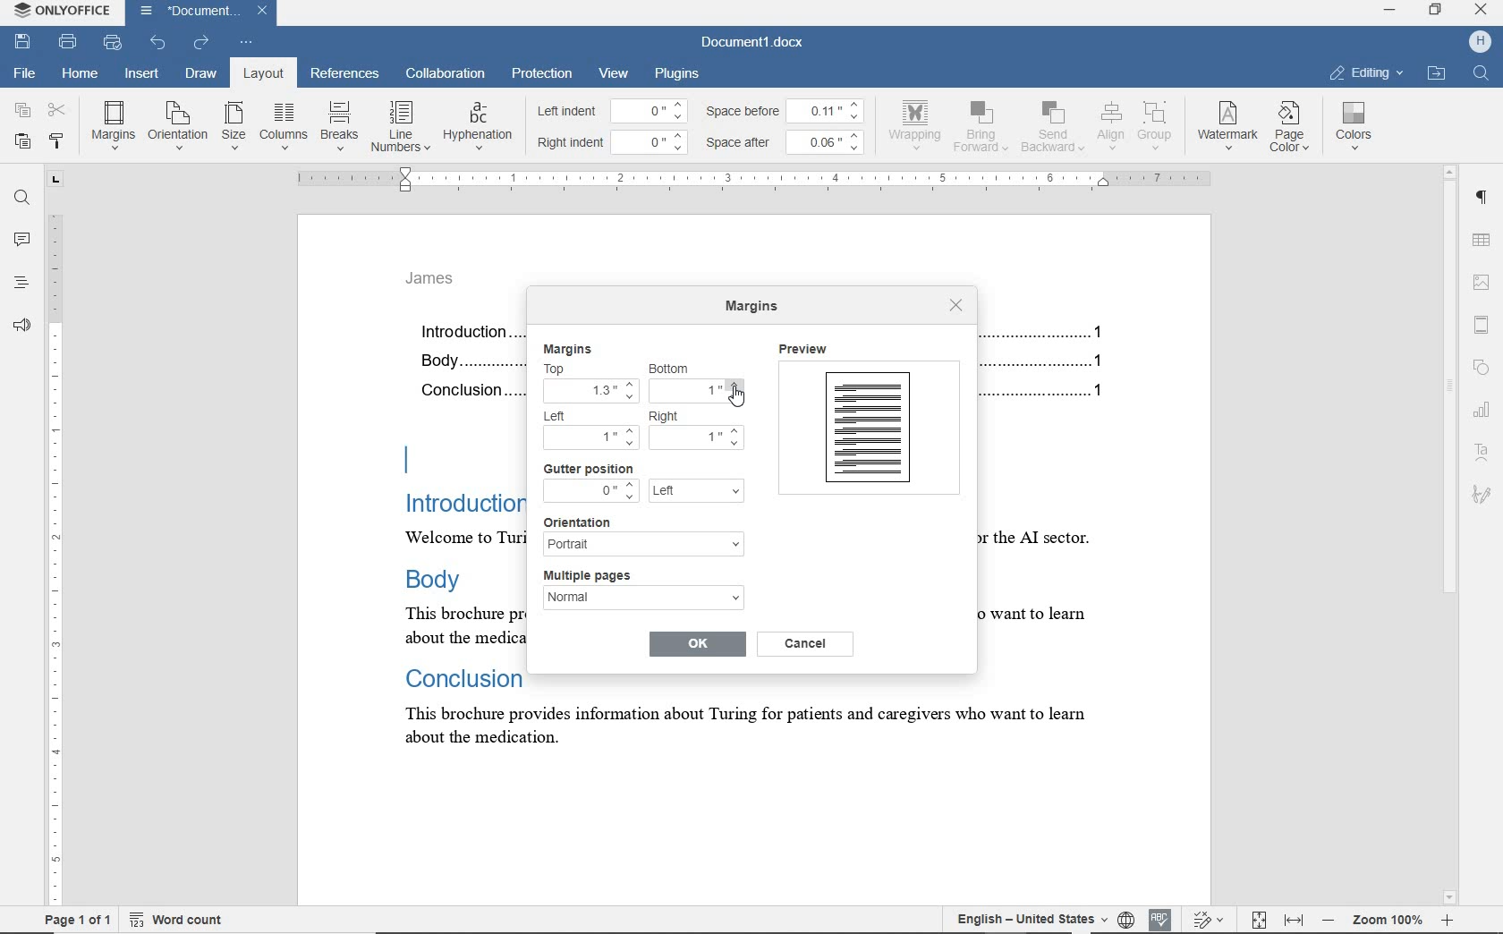  I want to click on fit to page, so click(1258, 918).